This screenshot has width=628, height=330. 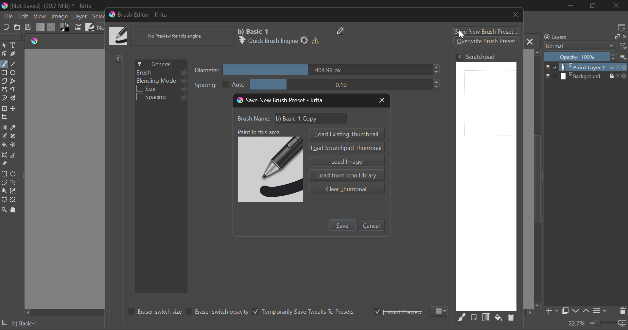 I want to click on Bezier Curve, so click(x=5, y=90).